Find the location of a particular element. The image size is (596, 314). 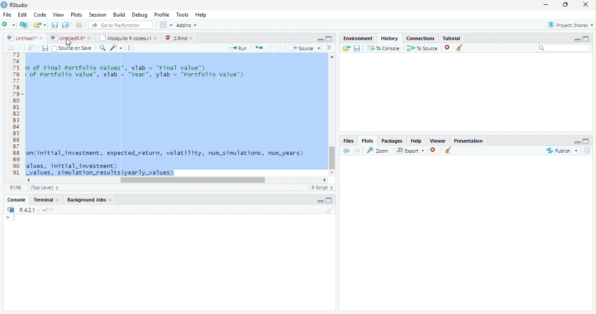

Source on save is located at coordinates (73, 48).